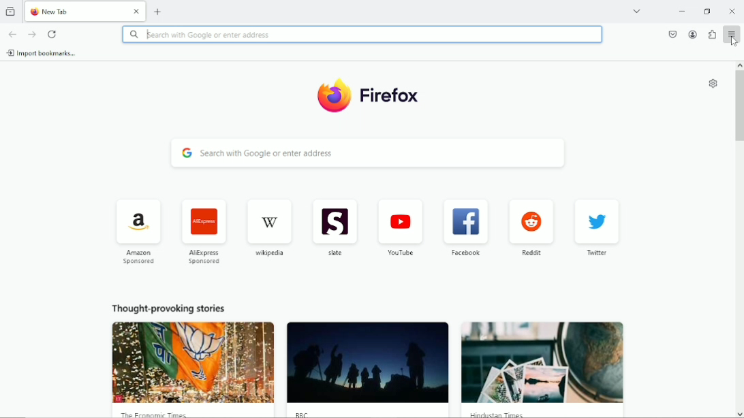  What do you see at coordinates (158, 10) in the screenshot?
I see `new tab` at bounding box center [158, 10].